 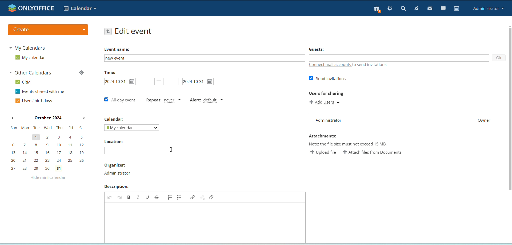 What do you see at coordinates (323, 136) in the screenshot?
I see `Attachments` at bounding box center [323, 136].